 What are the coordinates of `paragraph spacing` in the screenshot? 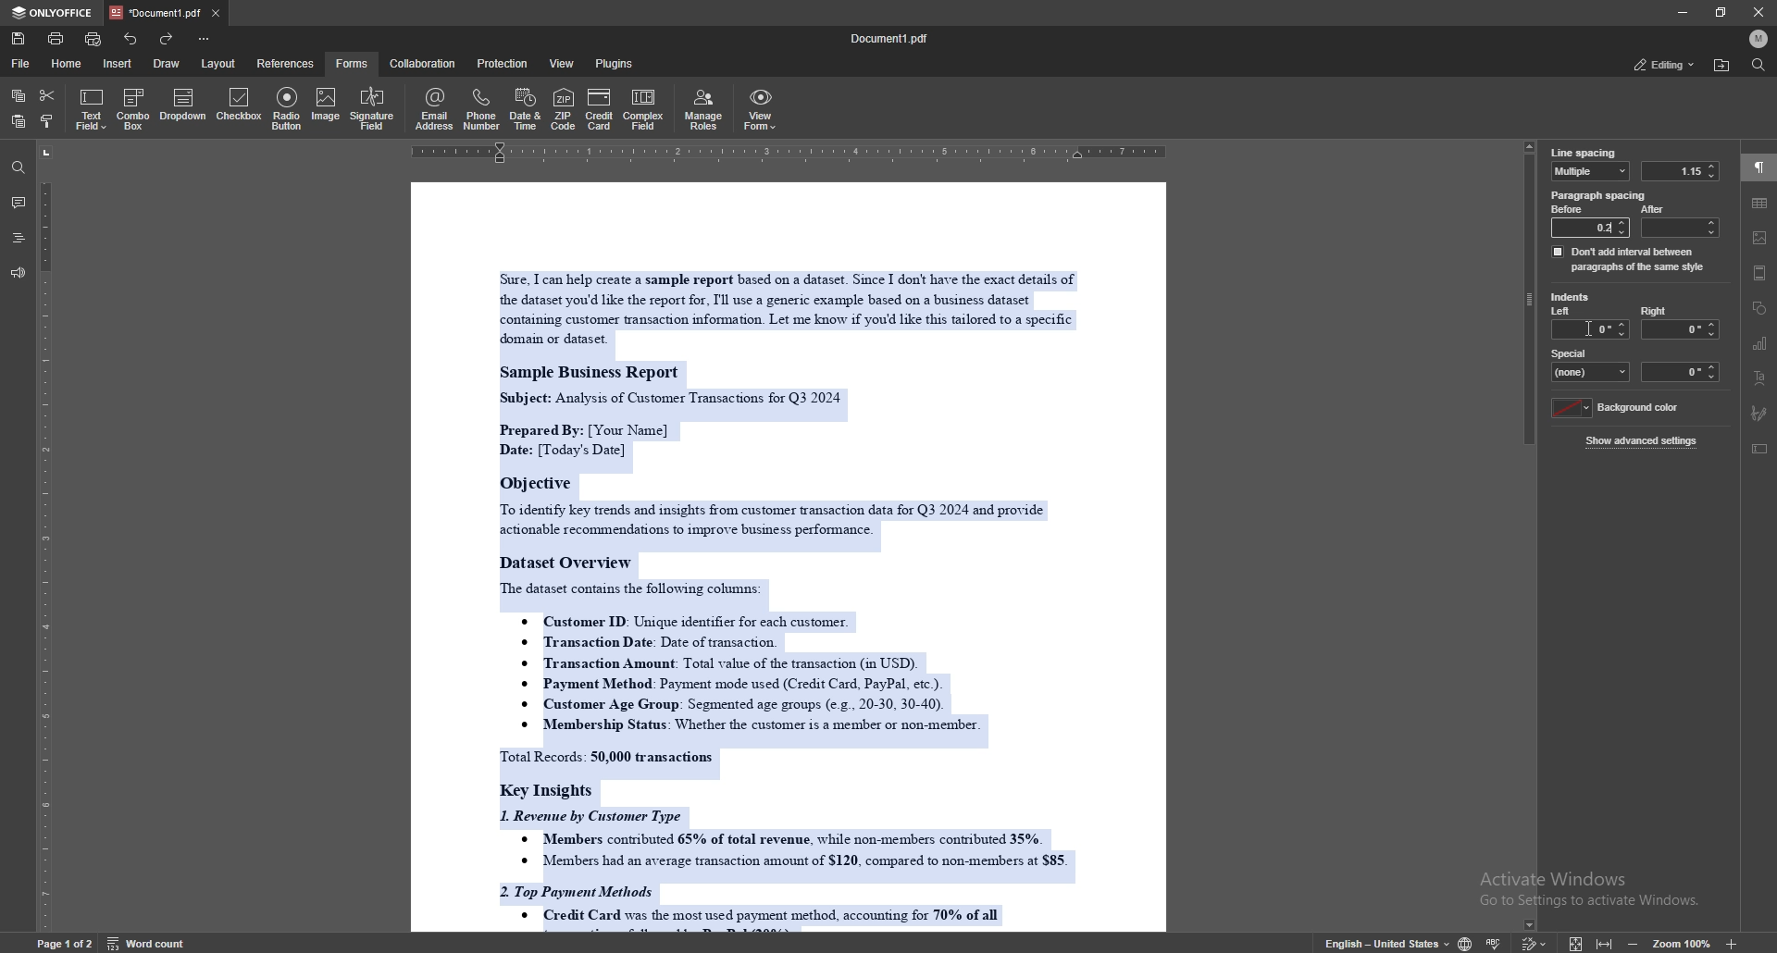 It's located at (1600, 195).